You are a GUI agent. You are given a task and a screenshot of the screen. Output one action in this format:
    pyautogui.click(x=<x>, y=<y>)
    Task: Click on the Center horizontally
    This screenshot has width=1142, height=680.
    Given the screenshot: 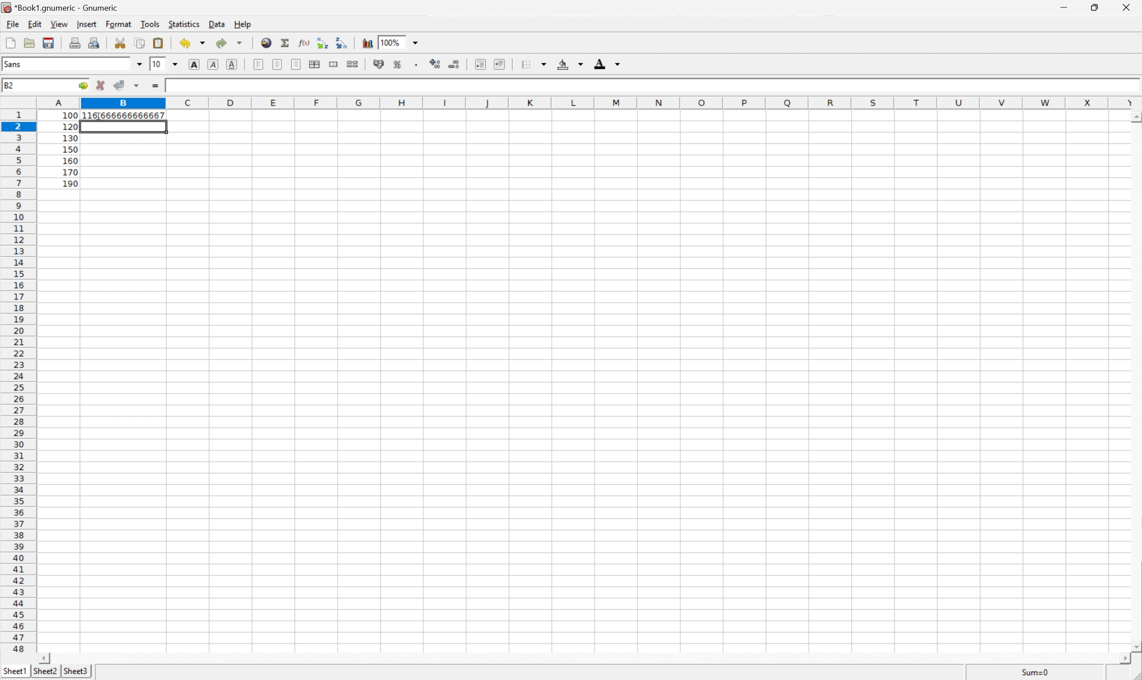 What is the action you would take?
    pyautogui.click(x=277, y=64)
    